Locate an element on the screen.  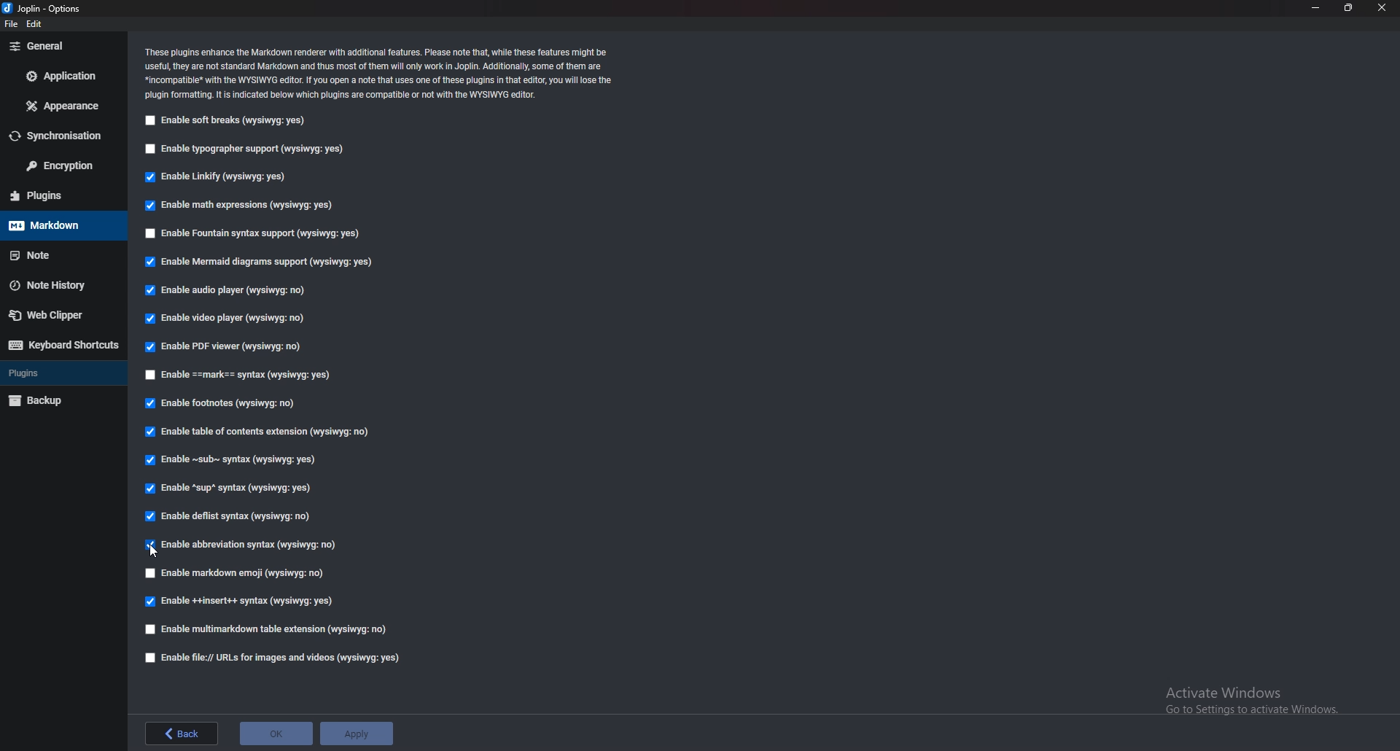
enable sub syntax is located at coordinates (227, 459).